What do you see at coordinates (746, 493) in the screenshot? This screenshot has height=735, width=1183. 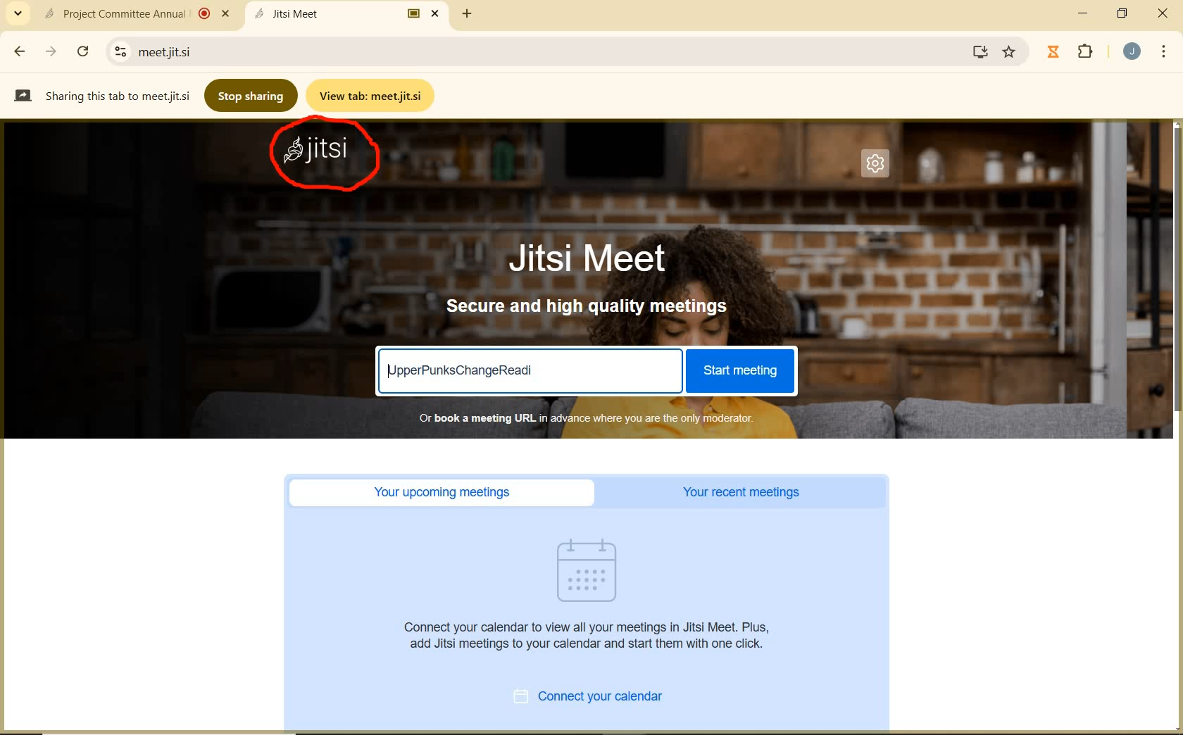 I see `YOUR RECENT MEETINGS` at bounding box center [746, 493].